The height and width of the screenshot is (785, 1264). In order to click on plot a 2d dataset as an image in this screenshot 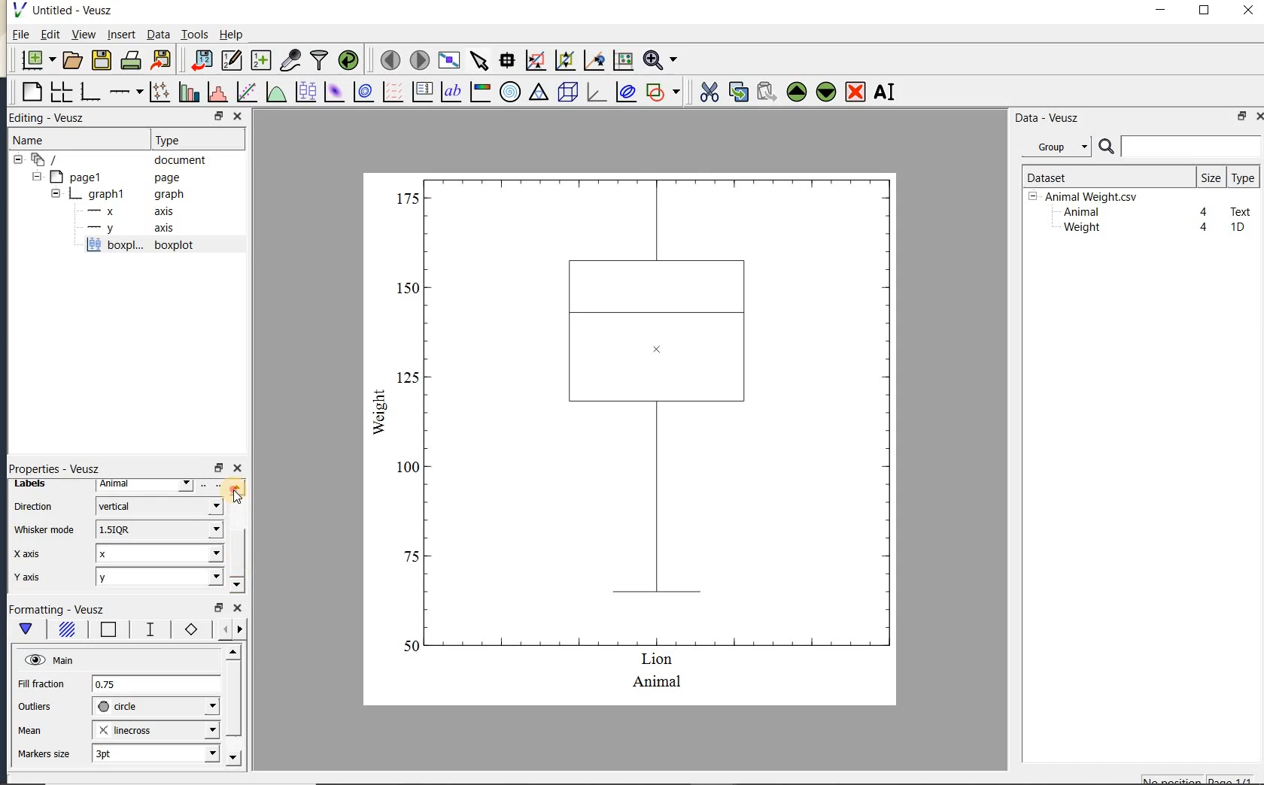, I will do `click(333, 92)`.